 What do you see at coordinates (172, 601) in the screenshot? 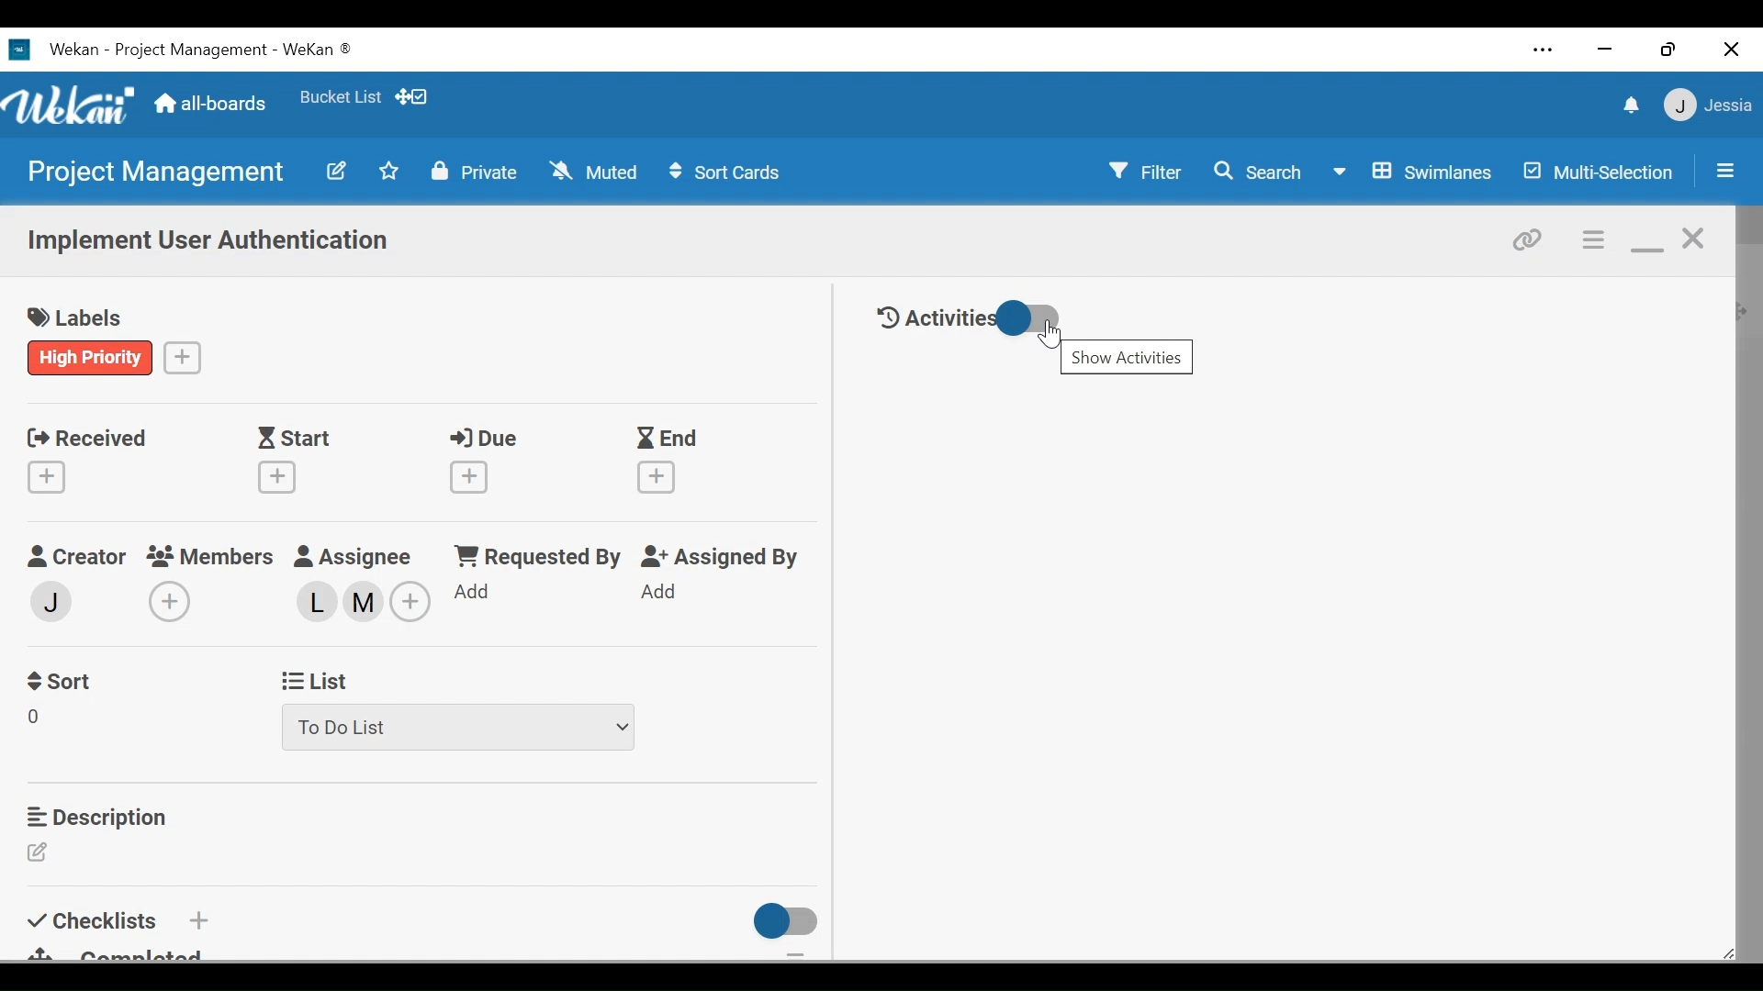
I see `Add` at bounding box center [172, 601].